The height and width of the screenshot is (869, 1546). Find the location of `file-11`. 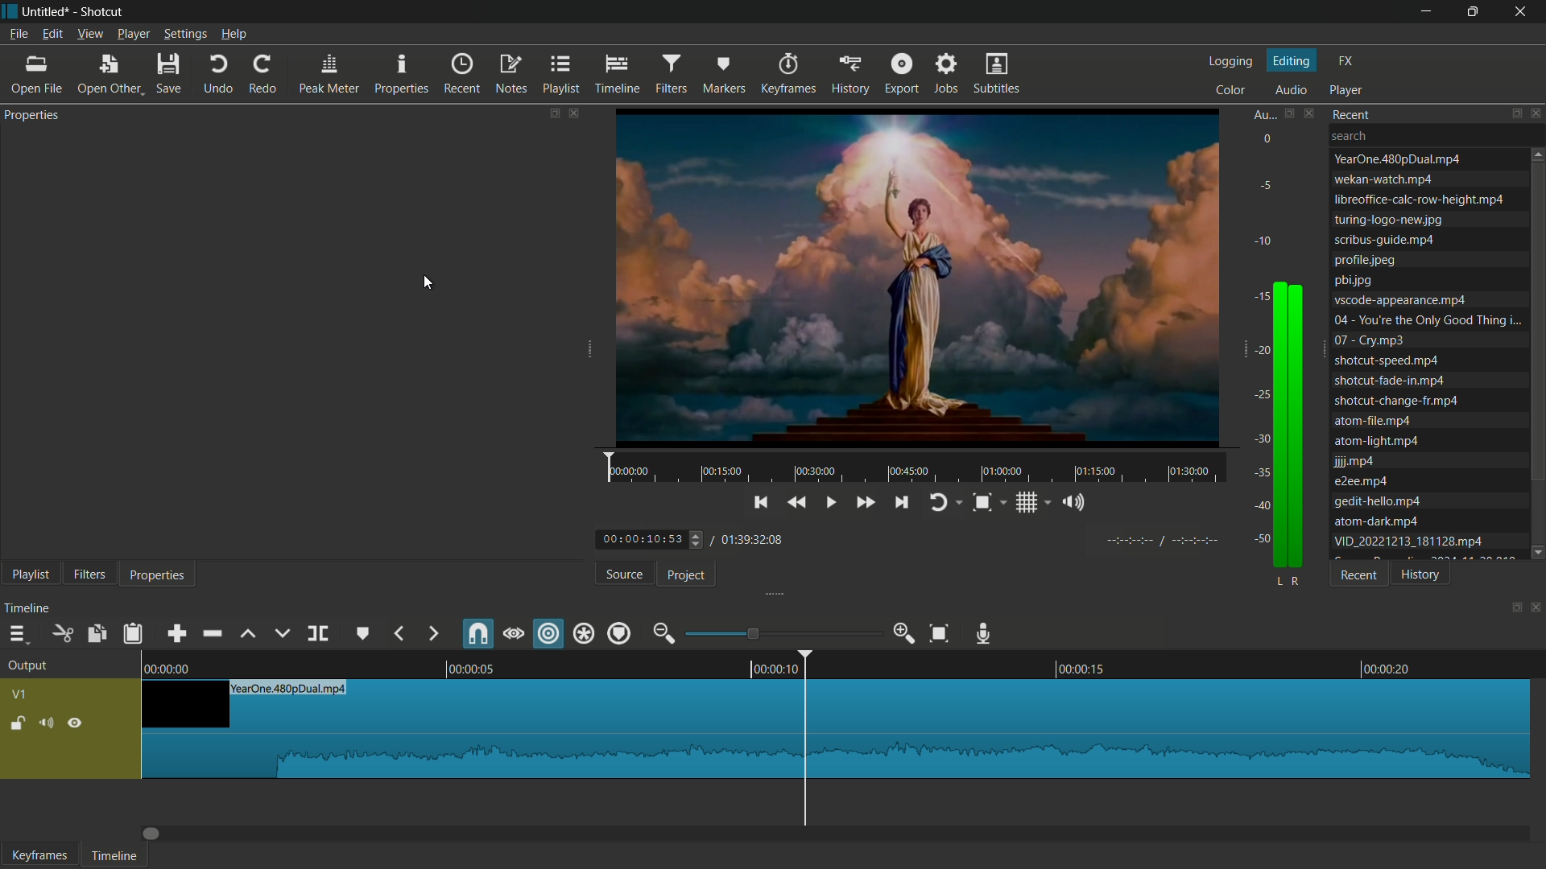

file-11 is located at coordinates (1387, 360).